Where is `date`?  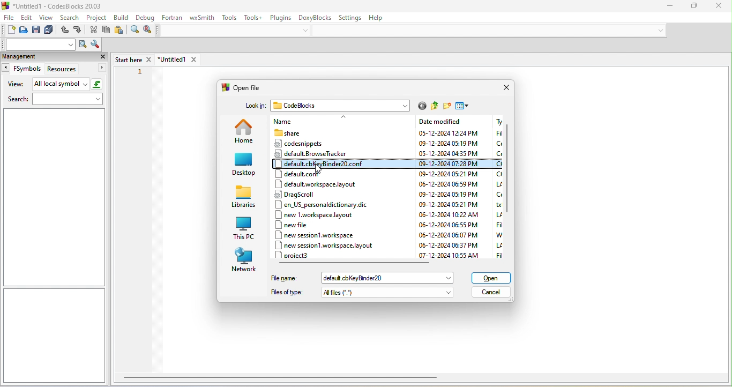 date is located at coordinates (449, 143).